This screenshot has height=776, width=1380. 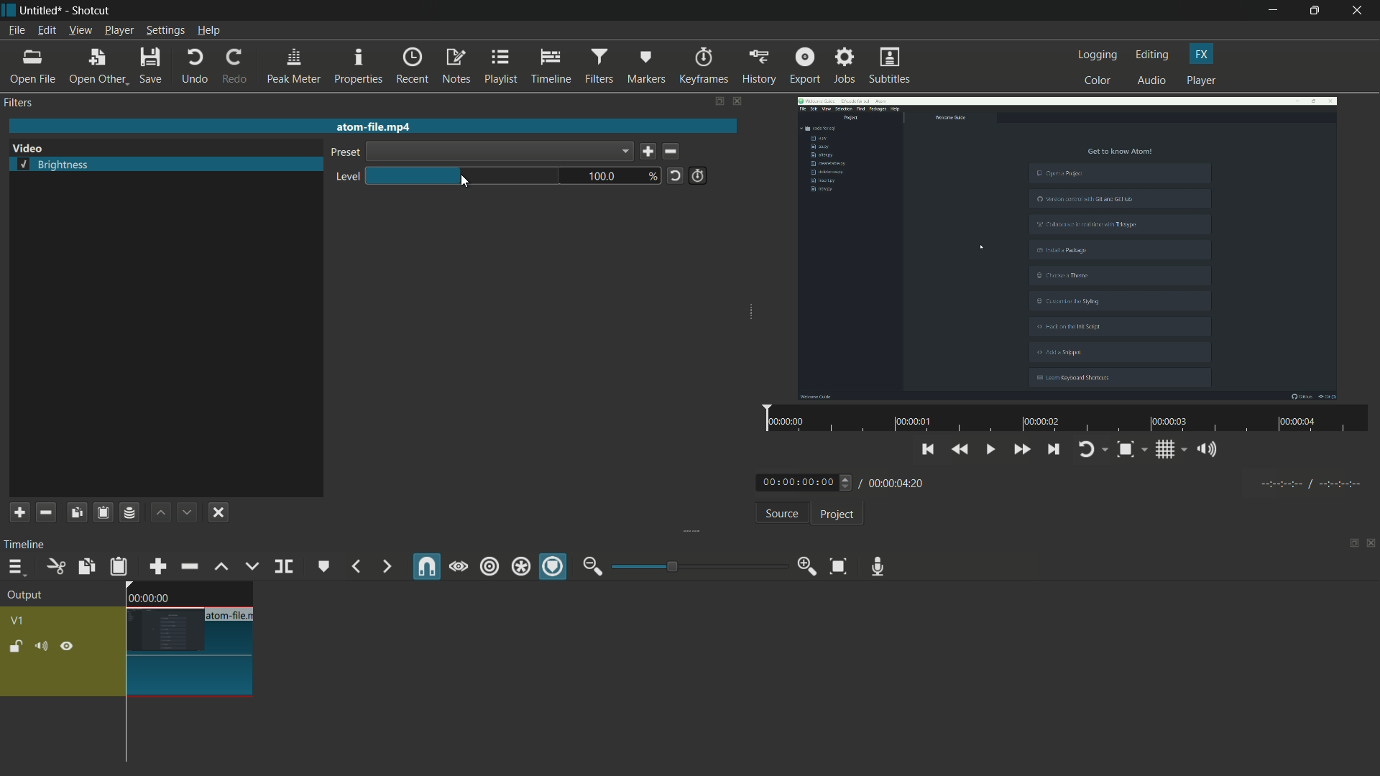 I want to click on snap, so click(x=428, y=567).